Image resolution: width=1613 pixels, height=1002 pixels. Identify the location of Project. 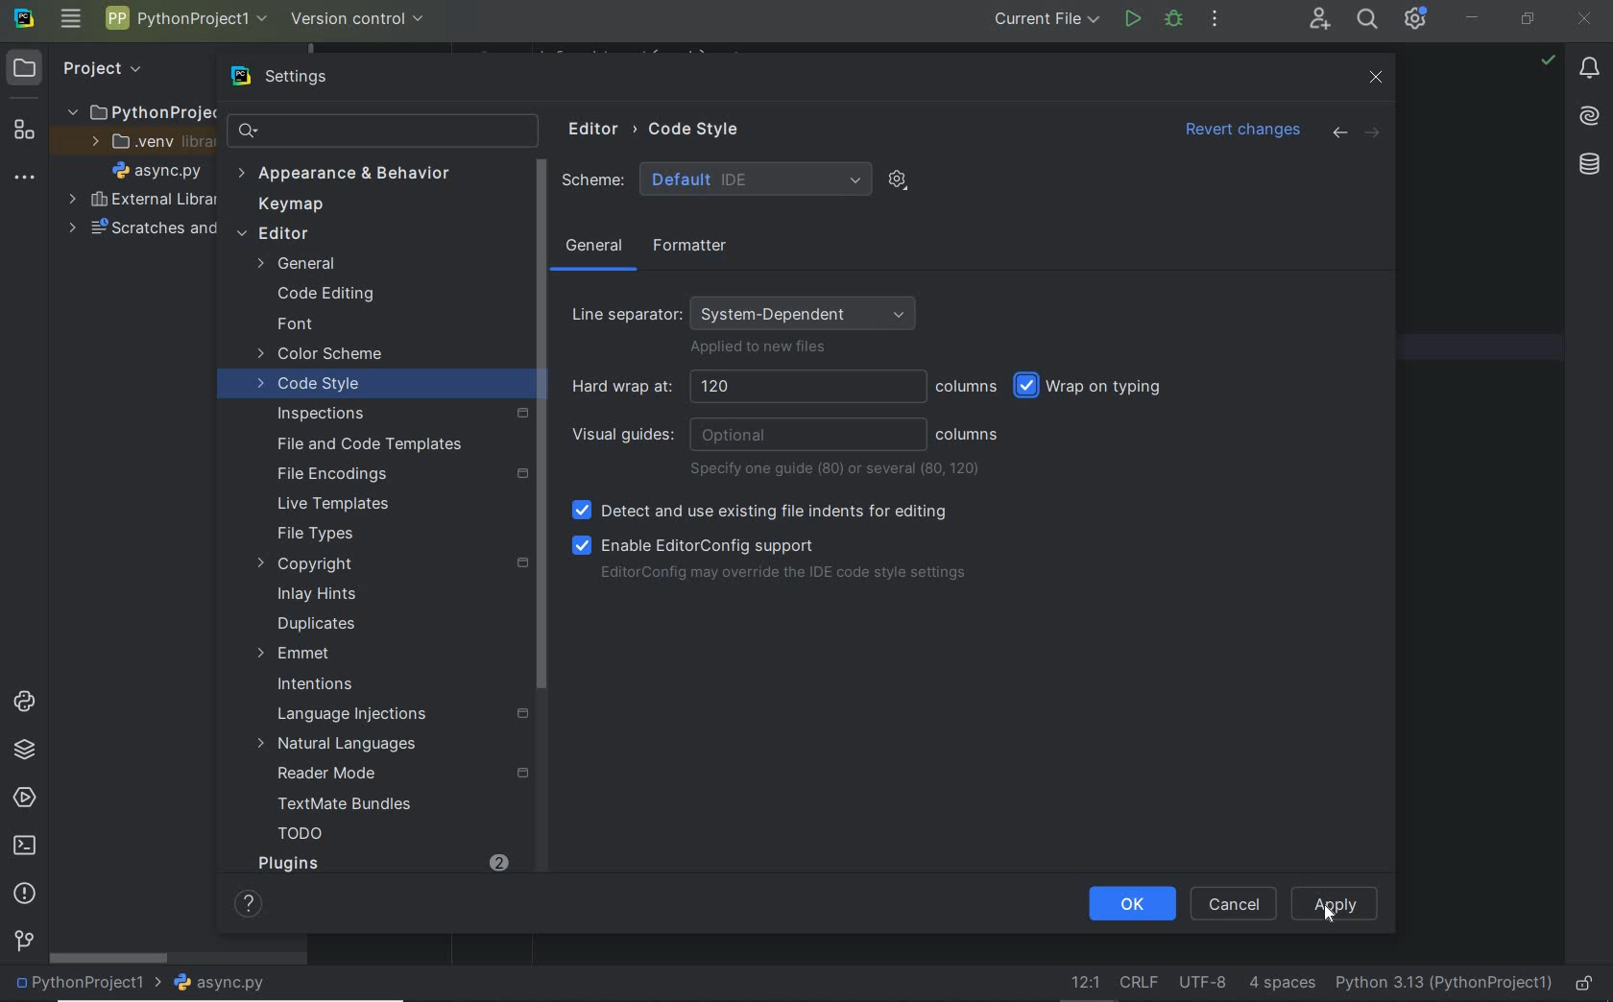
(102, 68).